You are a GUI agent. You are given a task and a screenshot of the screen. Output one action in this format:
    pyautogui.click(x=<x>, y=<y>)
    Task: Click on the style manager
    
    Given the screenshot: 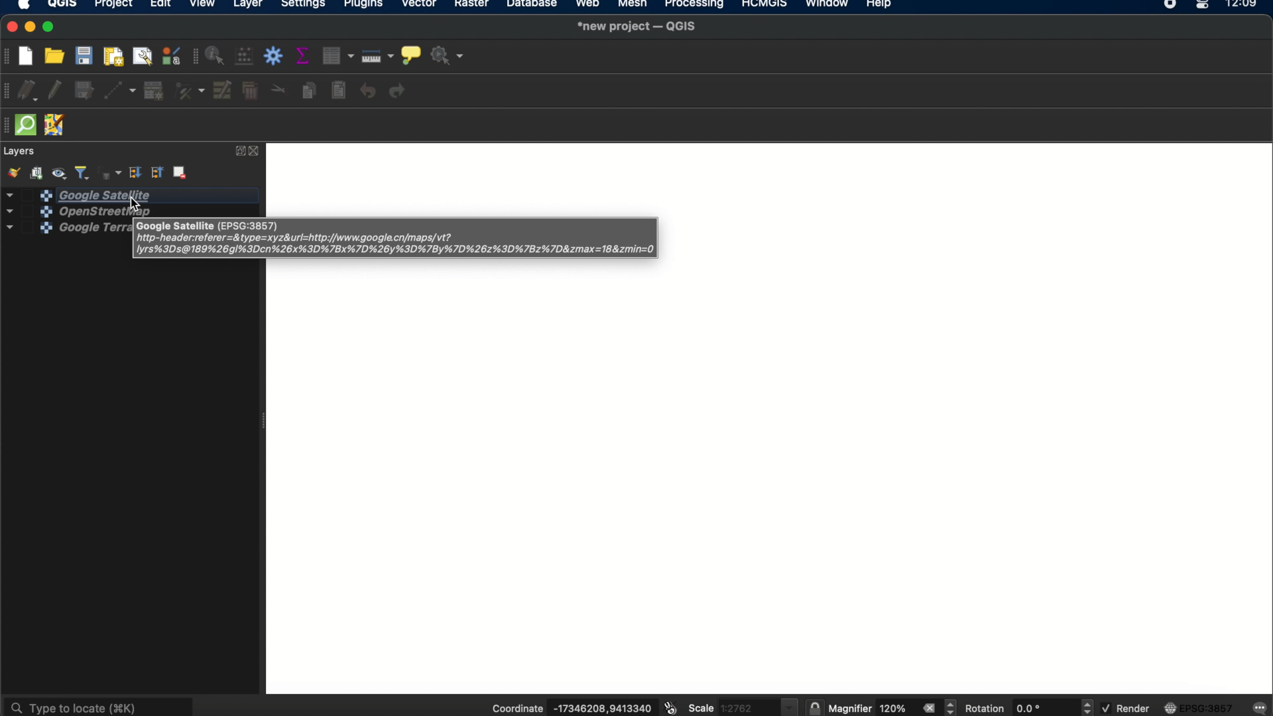 What is the action you would take?
    pyautogui.click(x=170, y=56)
    